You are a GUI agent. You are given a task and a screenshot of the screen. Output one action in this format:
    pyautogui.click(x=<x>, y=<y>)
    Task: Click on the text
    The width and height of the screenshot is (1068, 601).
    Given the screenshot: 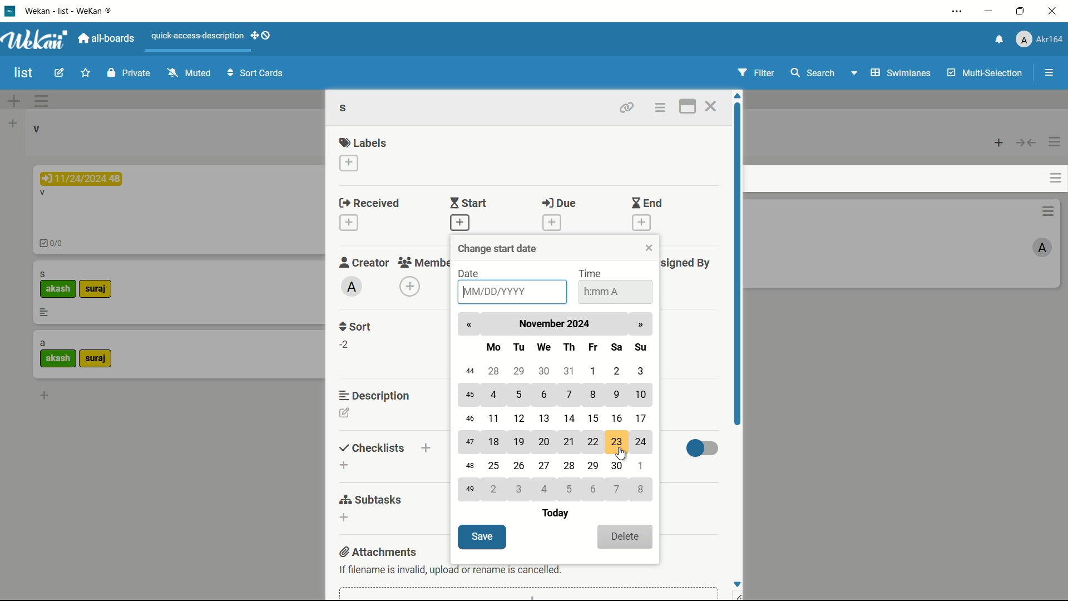 What is the action you would take?
    pyautogui.click(x=449, y=569)
    